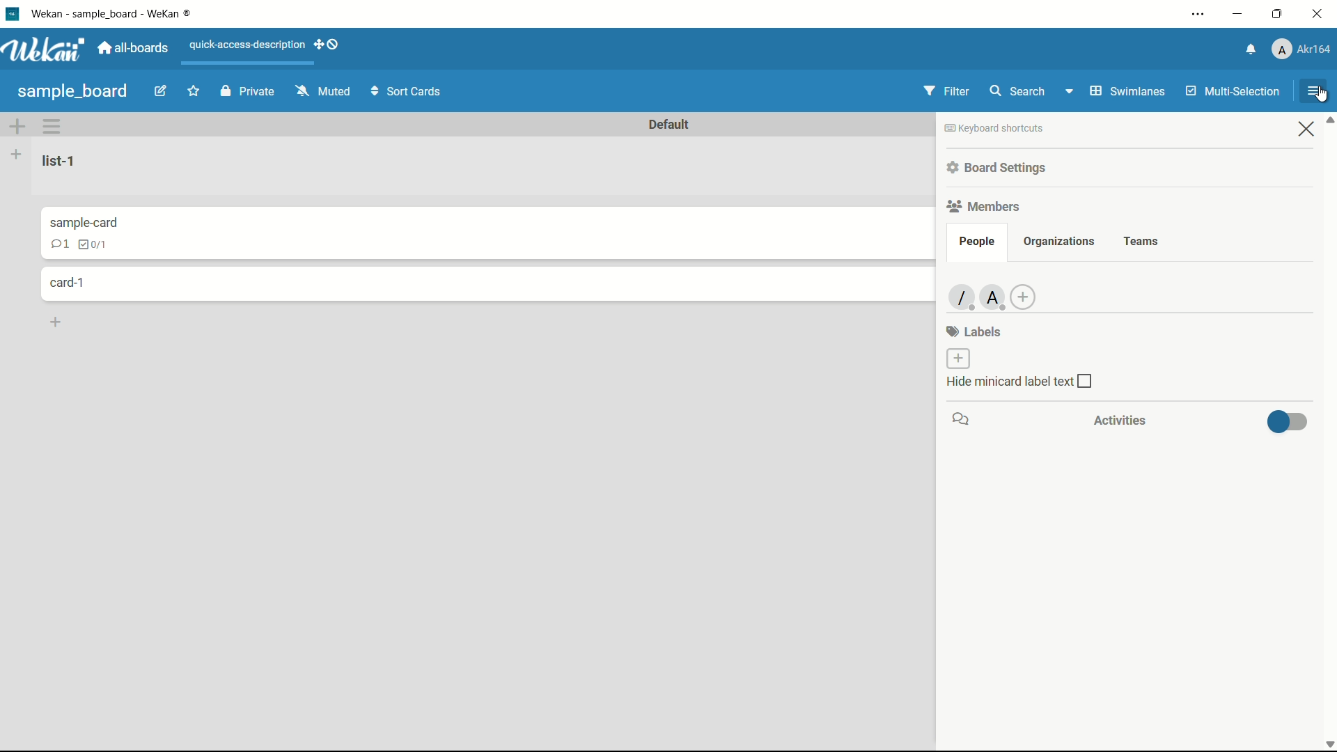  I want to click on activities, so click(1122, 421).